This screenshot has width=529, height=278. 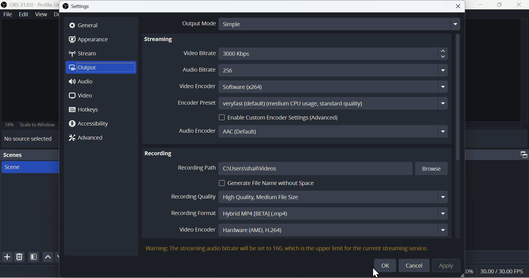 What do you see at coordinates (500, 271) in the screenshot?
I see `30.00/30.00 FPS` at bounding box center [500, 271].